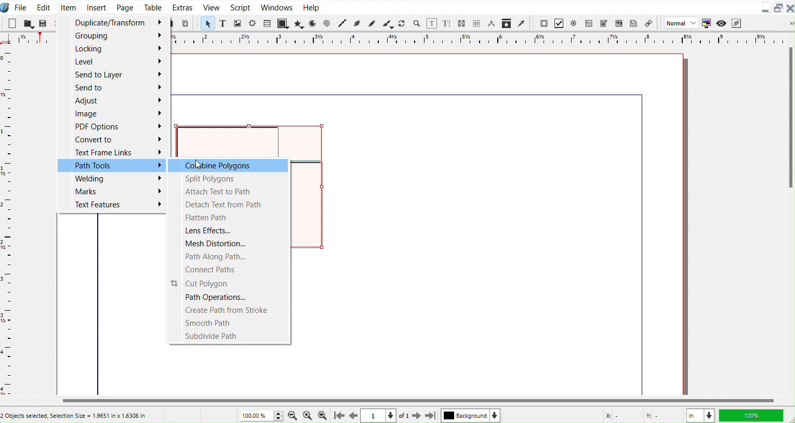 This screenshot has width=795, height=423. Describe the element at coordinates (113, 101) in the screenshot. I see `Adjust ` at that location.